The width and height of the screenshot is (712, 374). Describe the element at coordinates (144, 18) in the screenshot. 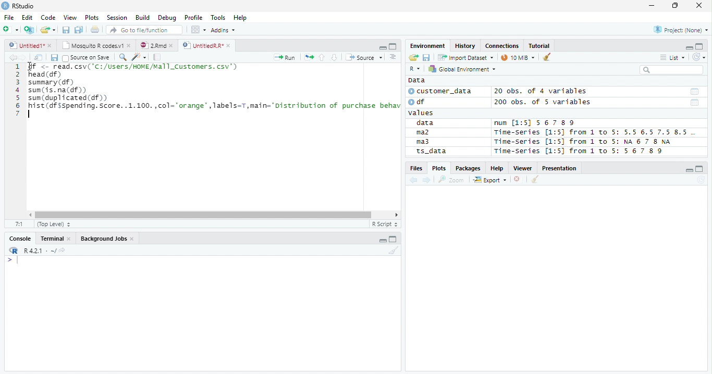

I see `Build` at that location.